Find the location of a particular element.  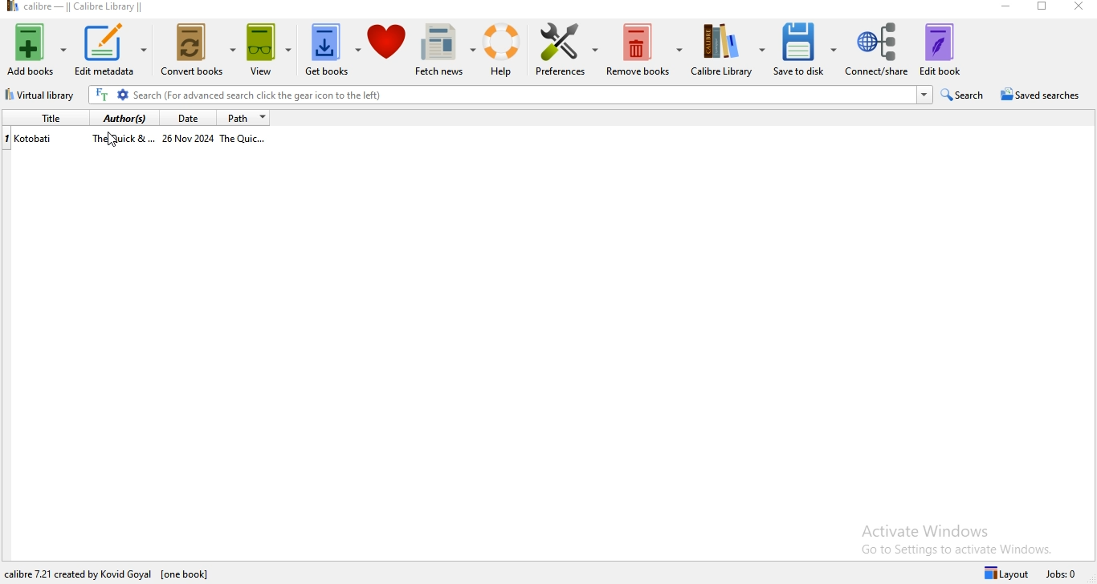

path is located at coordinates (246, 118).